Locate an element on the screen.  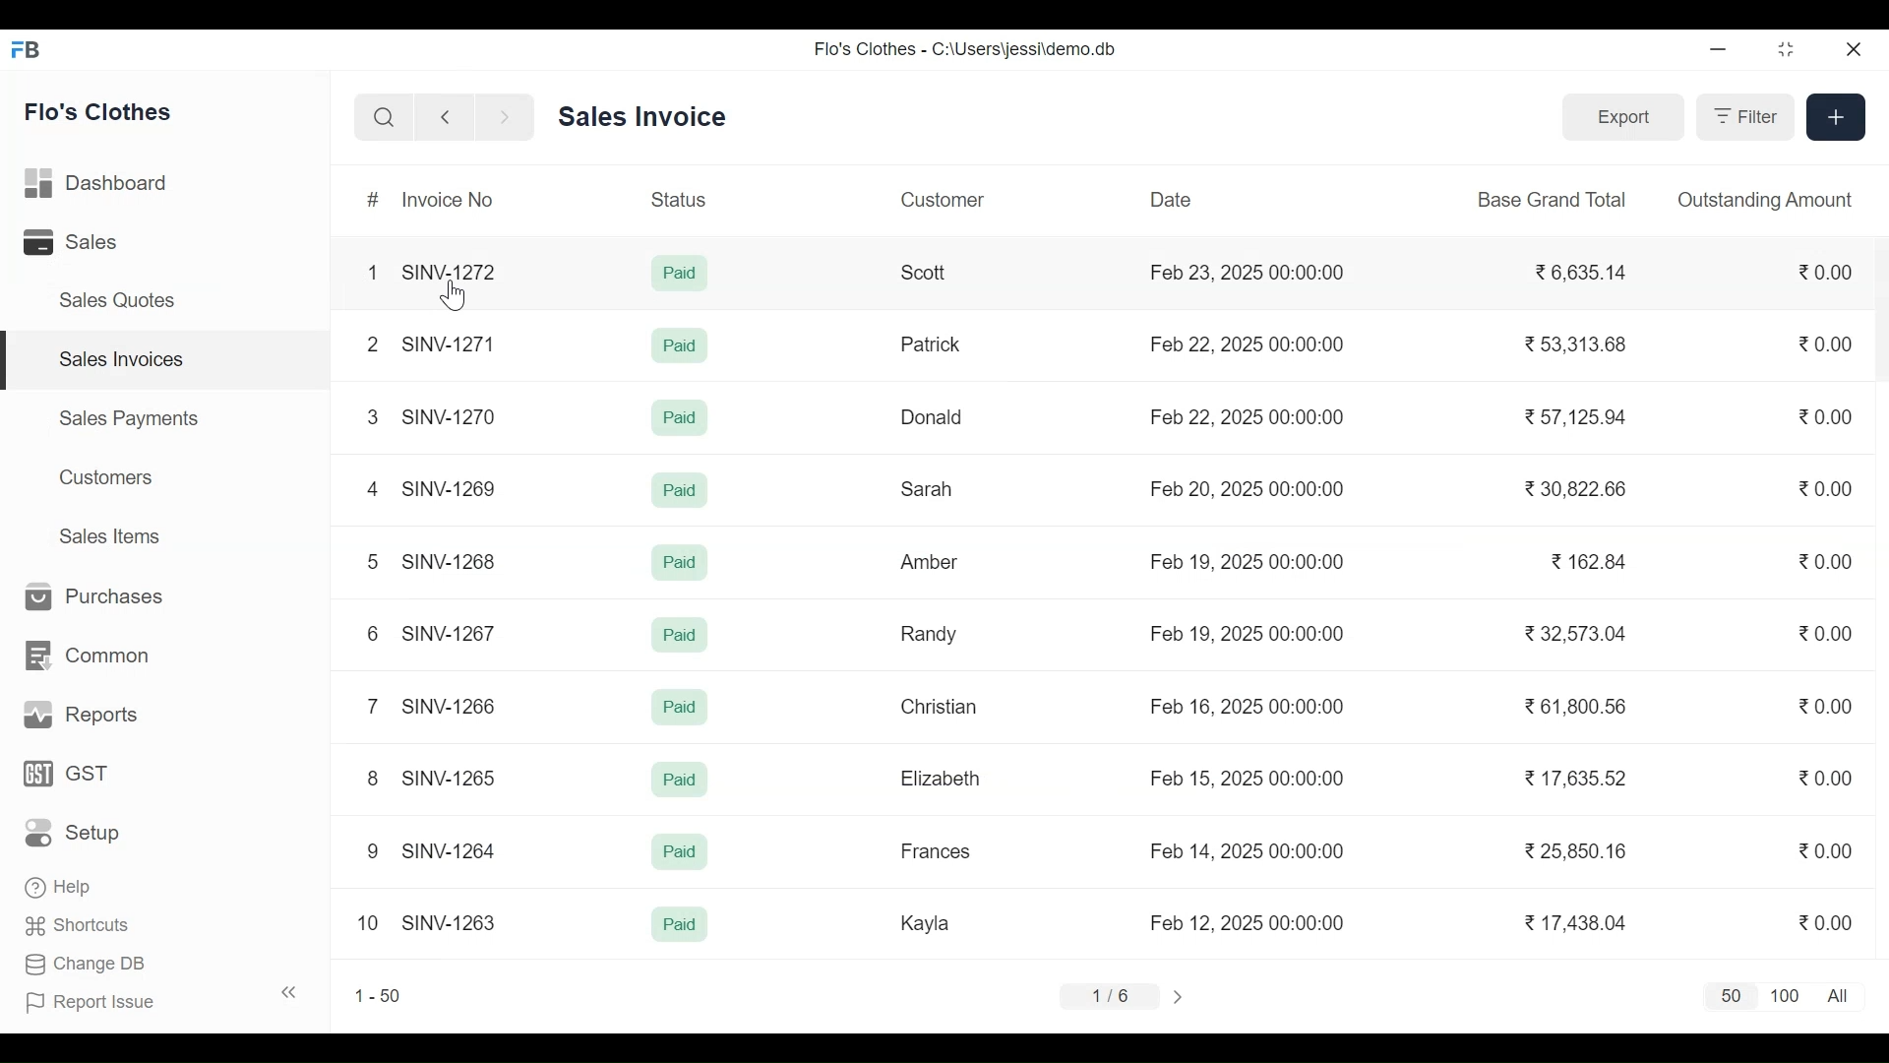
Change DB is located at coordinates (84, 963).